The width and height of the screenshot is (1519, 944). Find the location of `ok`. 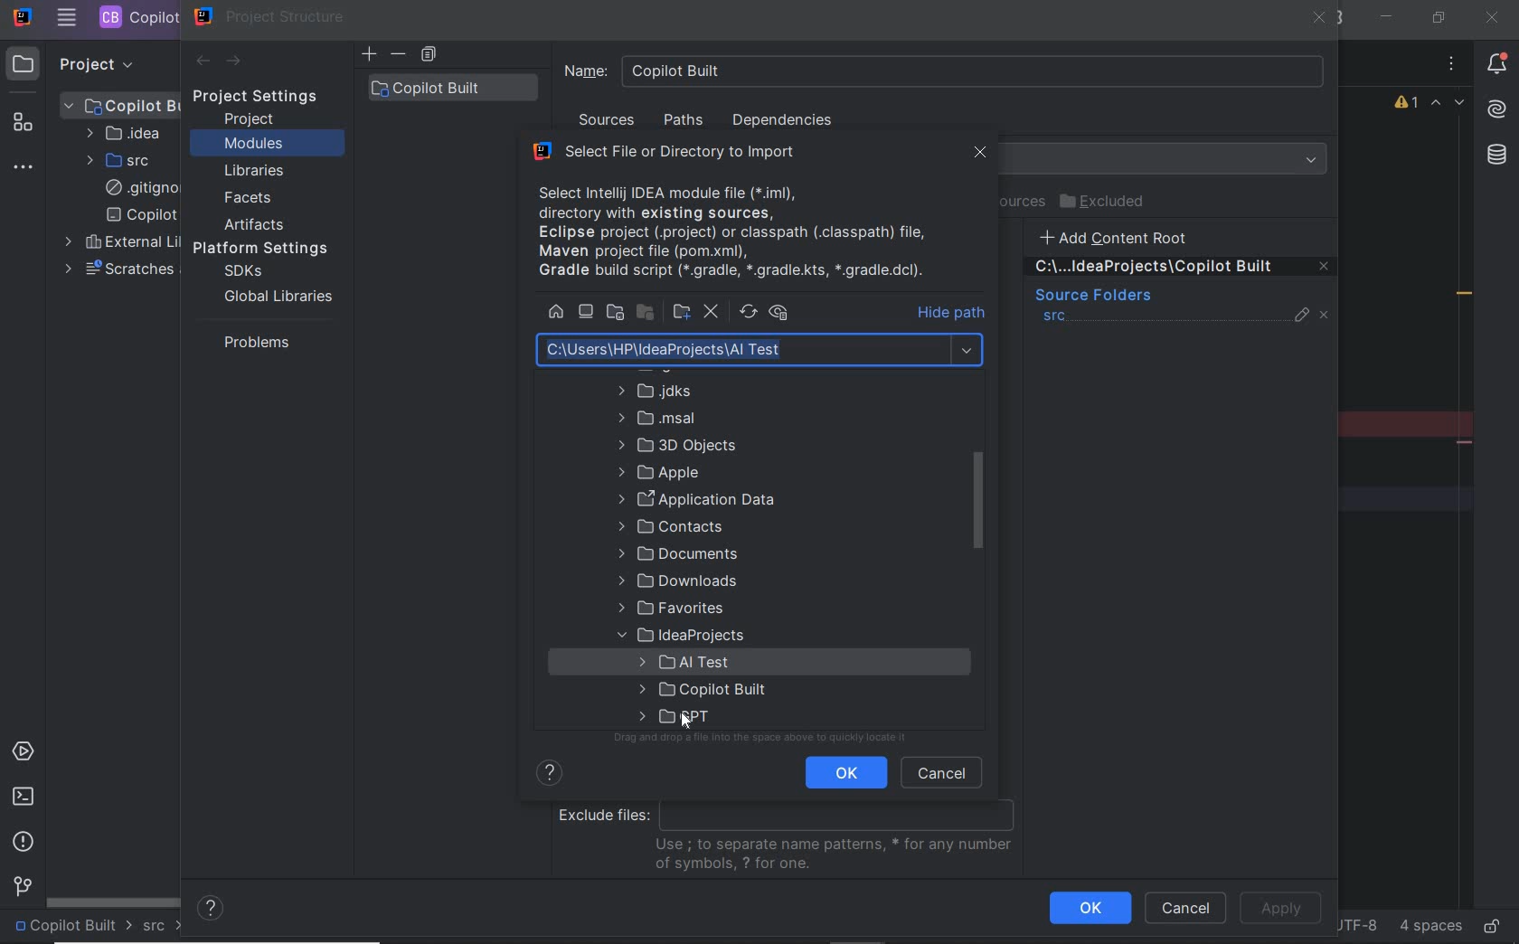

ok is located at coordinates (846, 772).